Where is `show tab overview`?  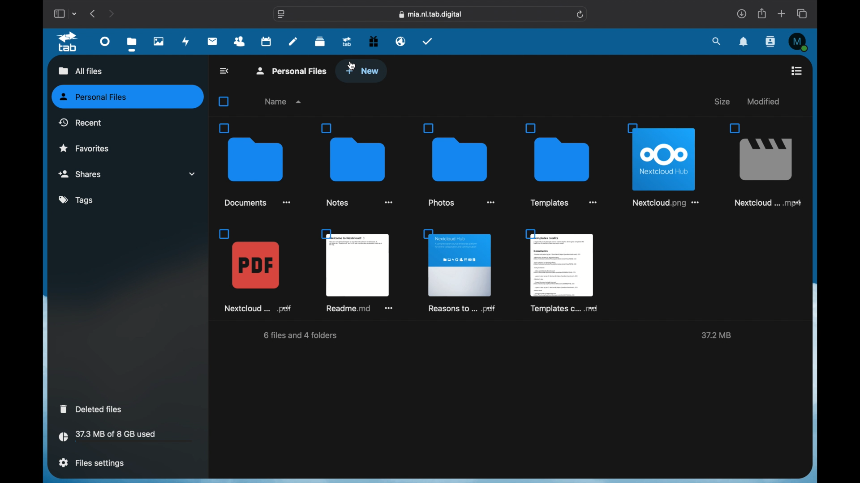 show tab overview is located at coordinates (803, 13).